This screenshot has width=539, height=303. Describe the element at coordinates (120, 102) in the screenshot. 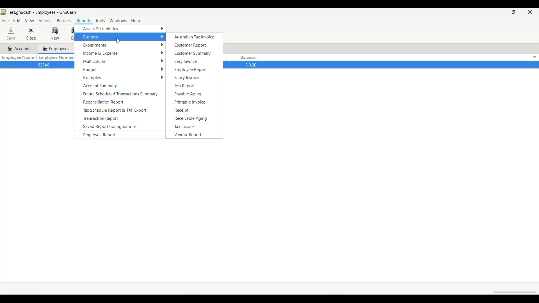

I see `Reconciliation report` at that location.